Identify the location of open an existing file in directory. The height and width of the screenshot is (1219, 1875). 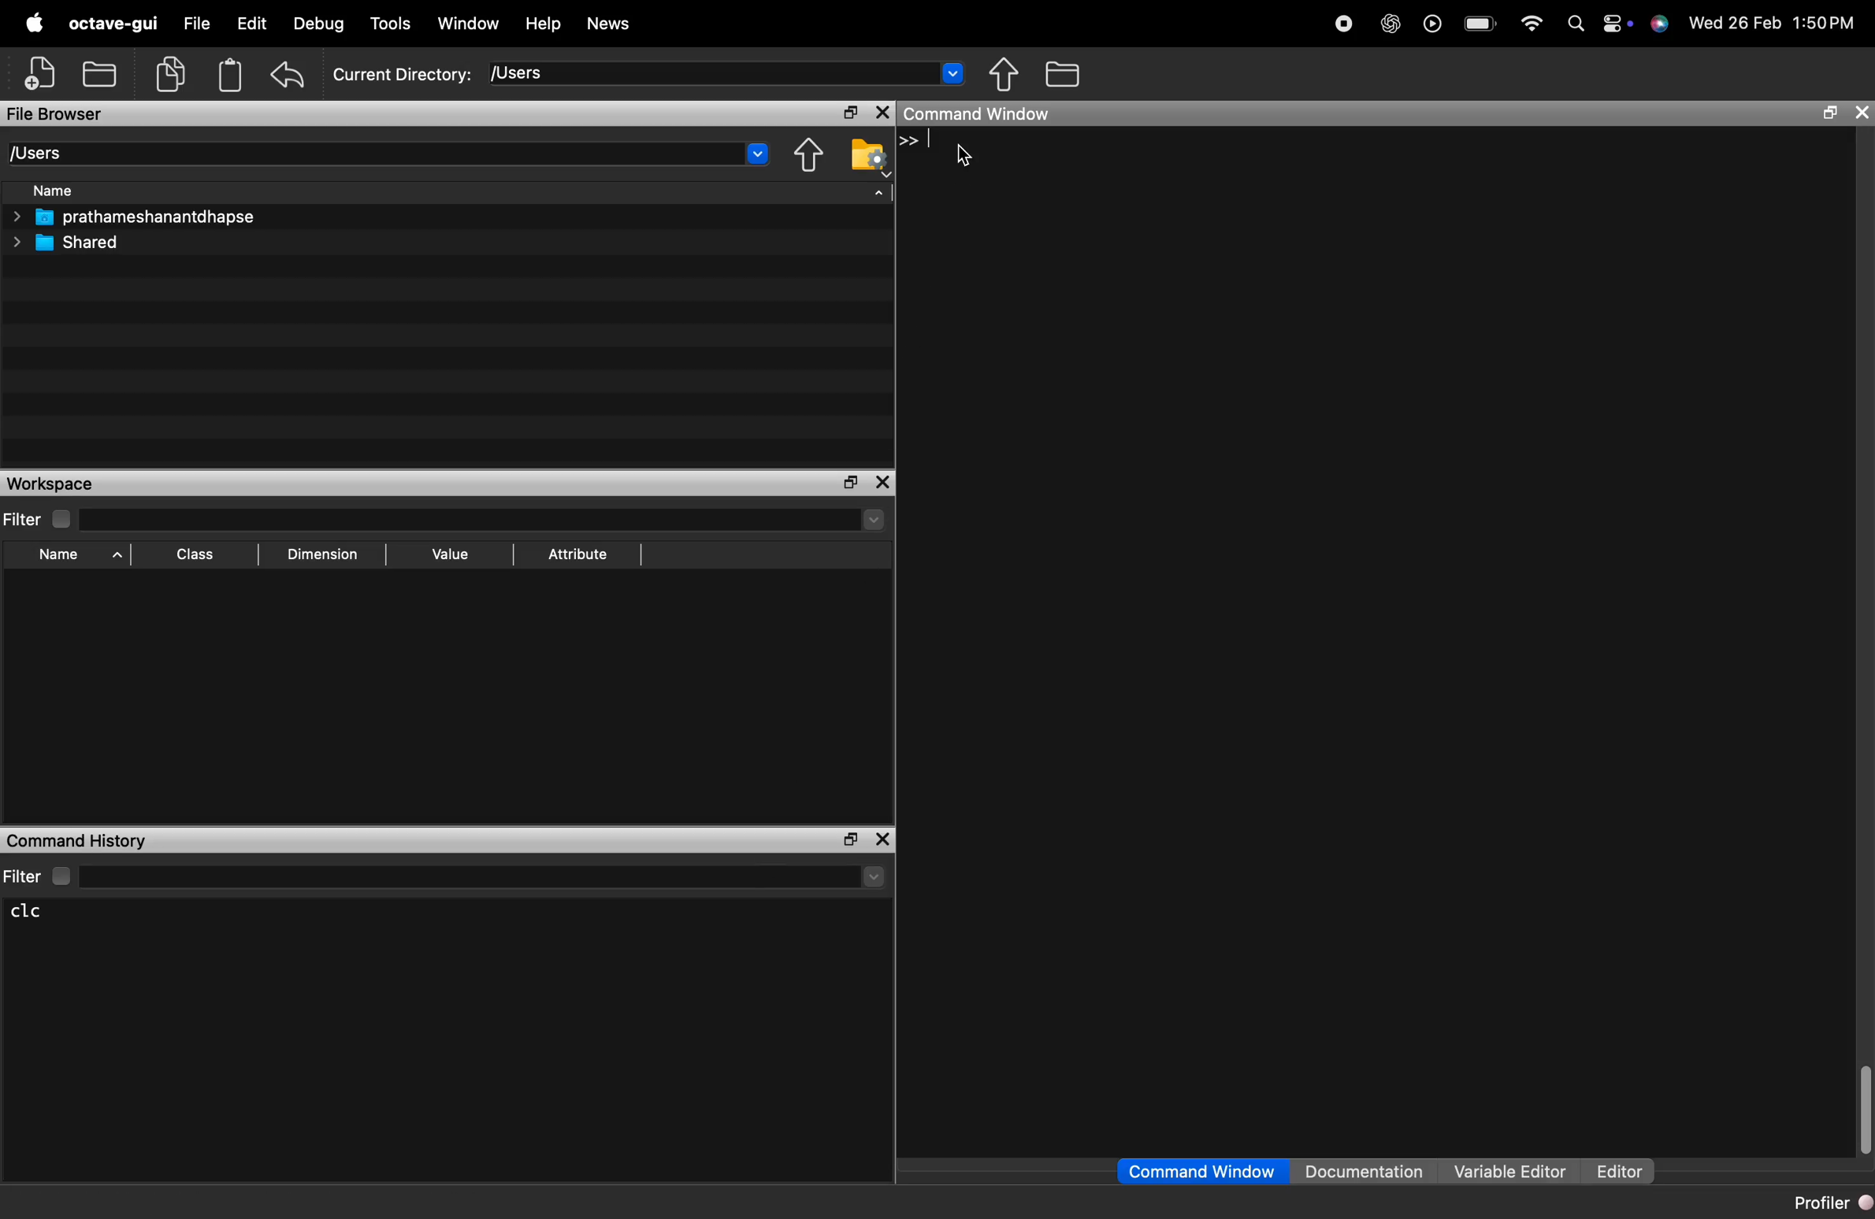
(103, 73).